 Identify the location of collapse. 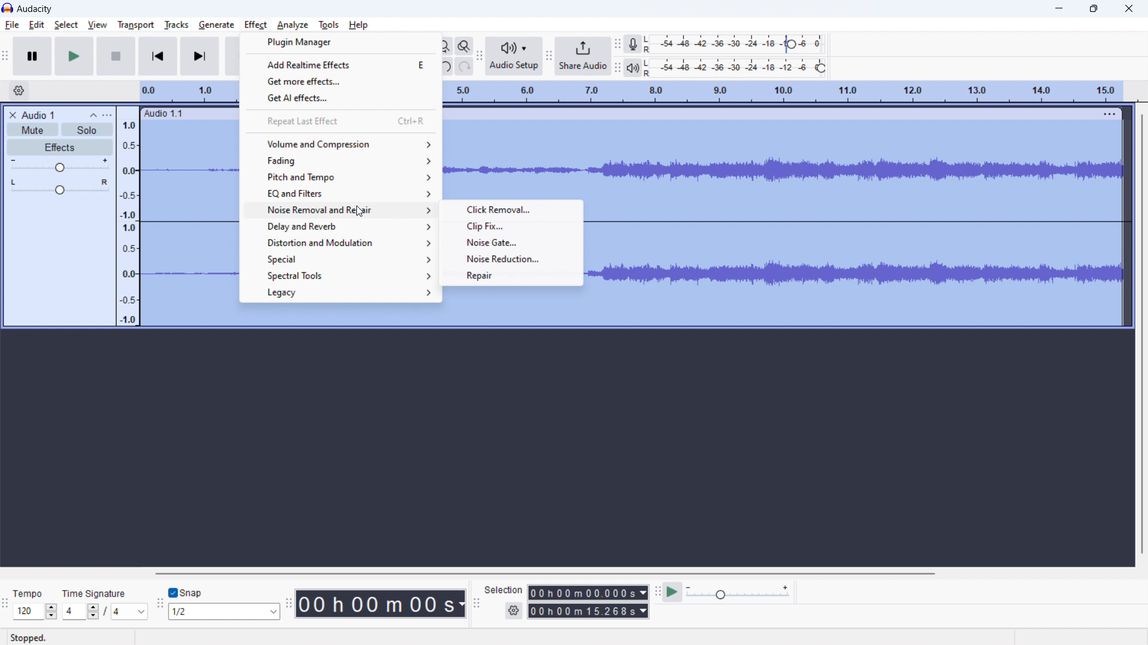
(92, 115).